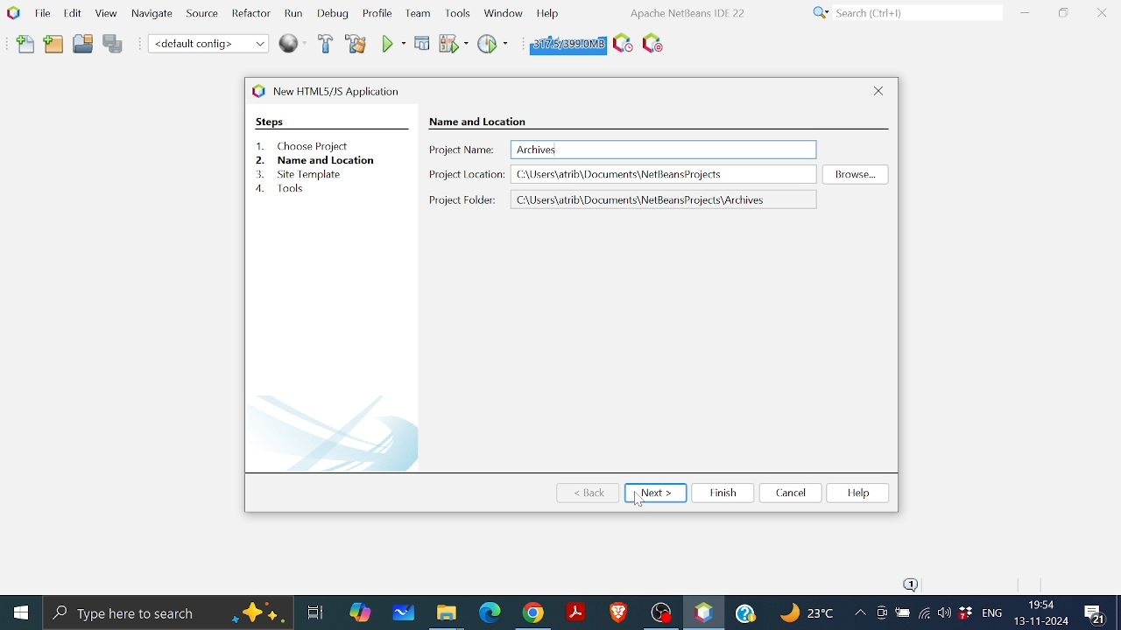 This screenshot has height=630, width=1121. What do you see at coordinates (1097, 614) in the screenshot?
I see `Comments` at bounding box center [1097, 614].